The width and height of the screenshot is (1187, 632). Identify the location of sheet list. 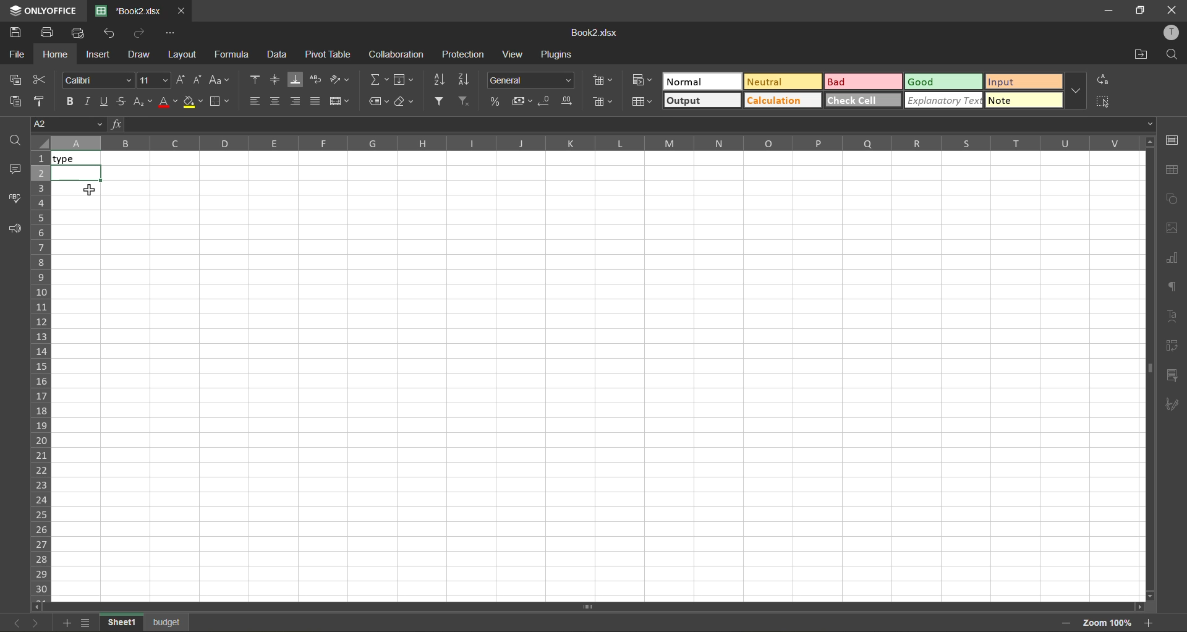
(87, 623).